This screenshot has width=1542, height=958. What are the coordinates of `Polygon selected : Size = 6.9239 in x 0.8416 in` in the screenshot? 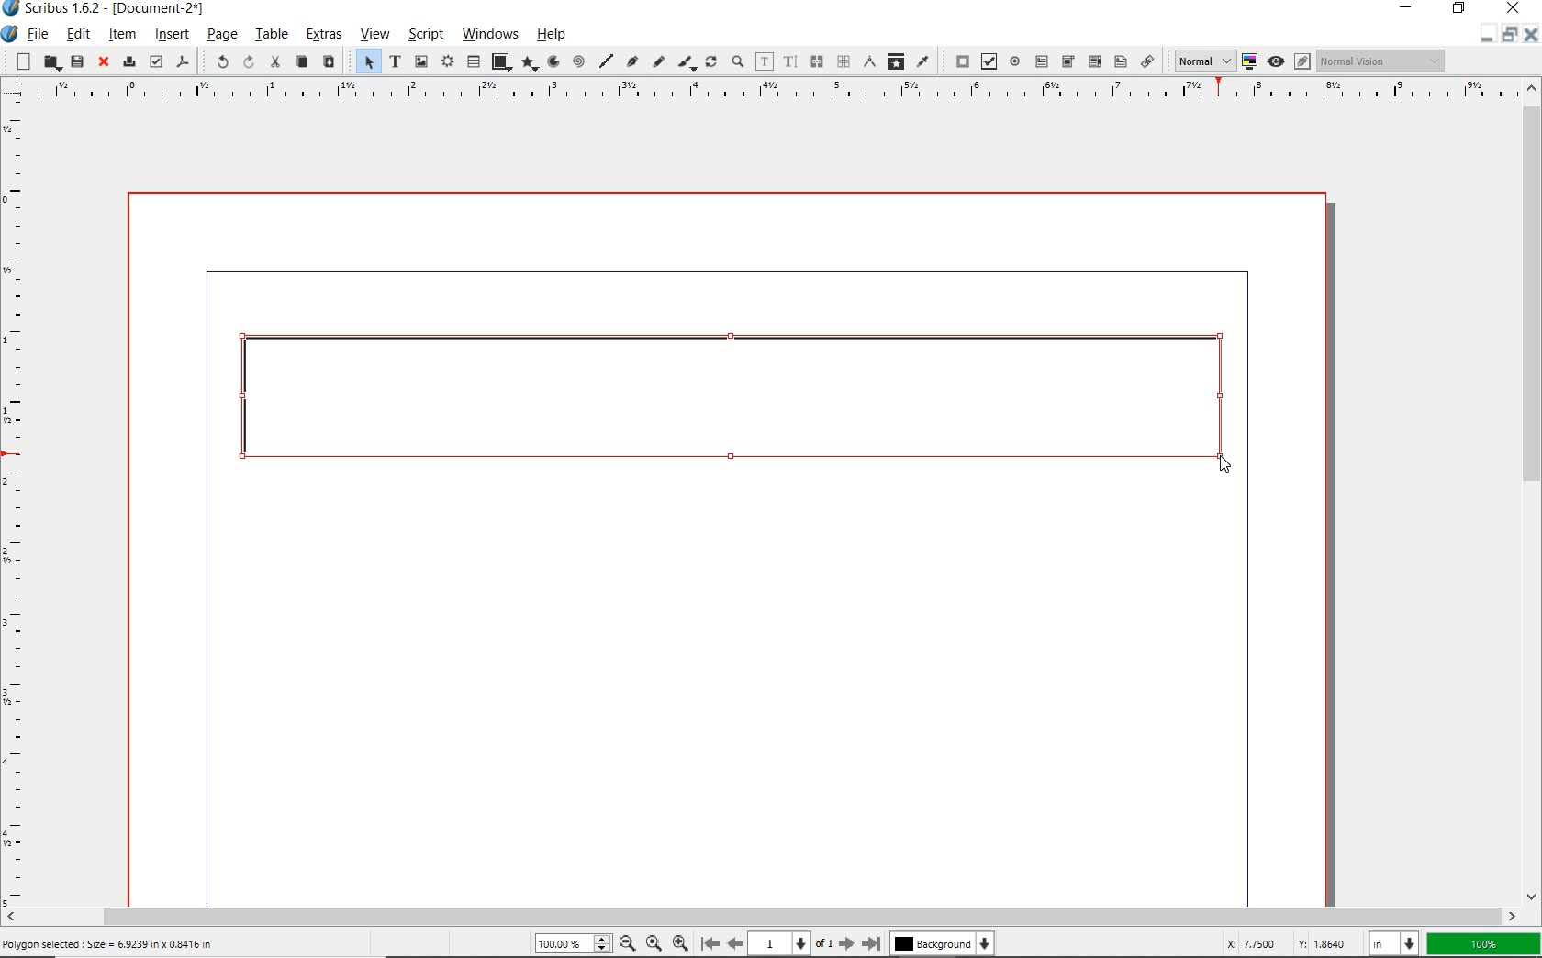 It's located at (111, 942).